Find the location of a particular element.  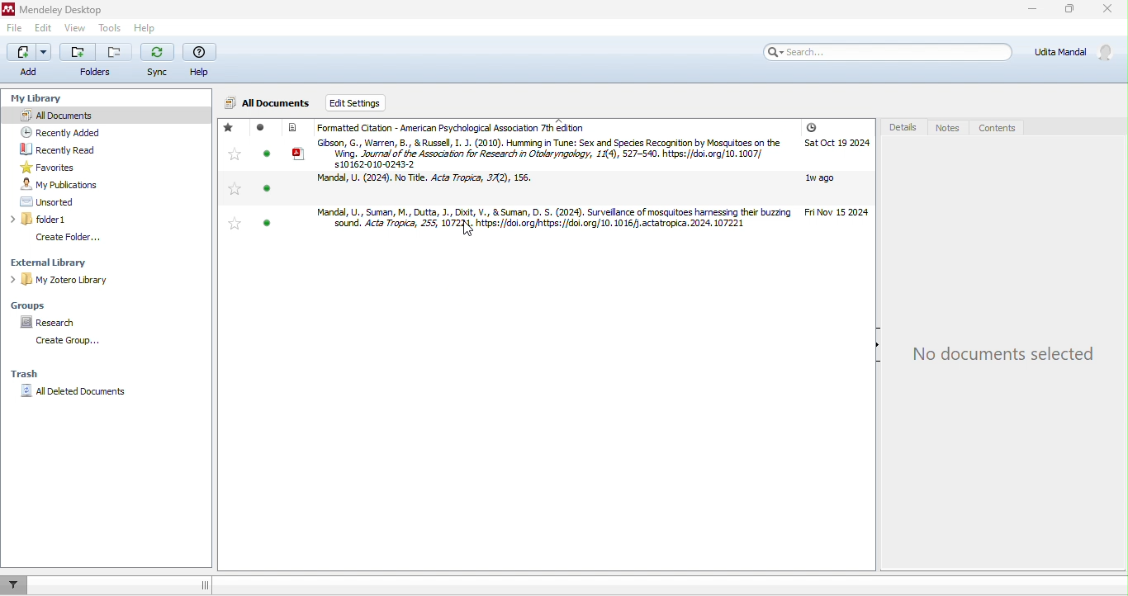

edit settings is located at coordinates (372, 102).